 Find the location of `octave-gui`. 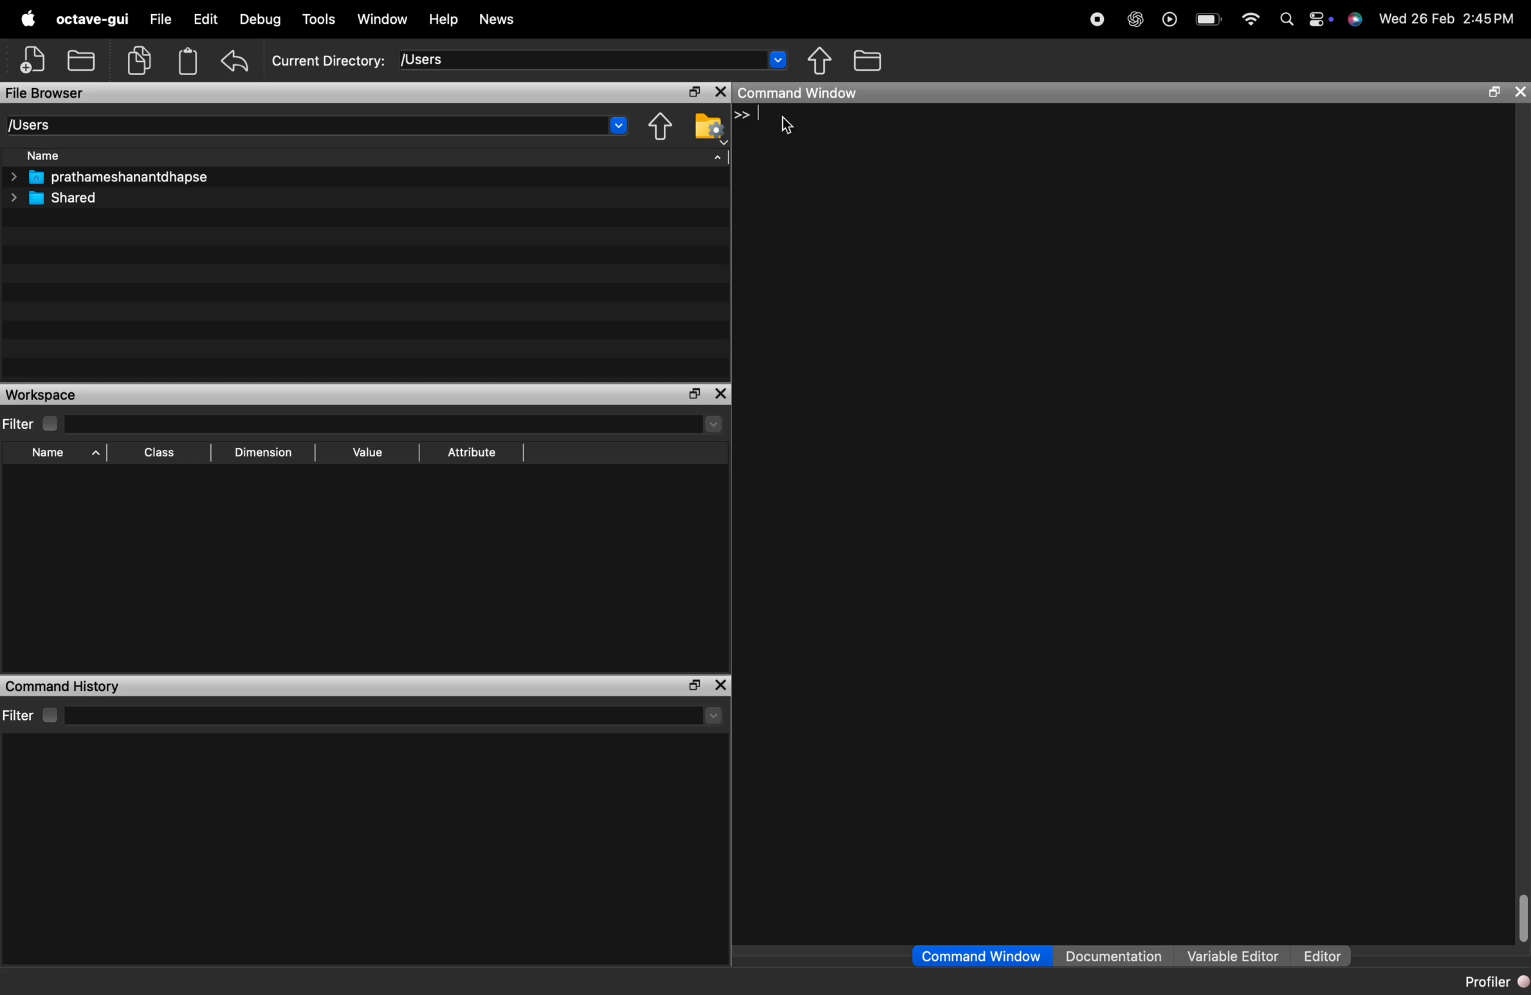

octave-gui is located at coordinates (93, 19).